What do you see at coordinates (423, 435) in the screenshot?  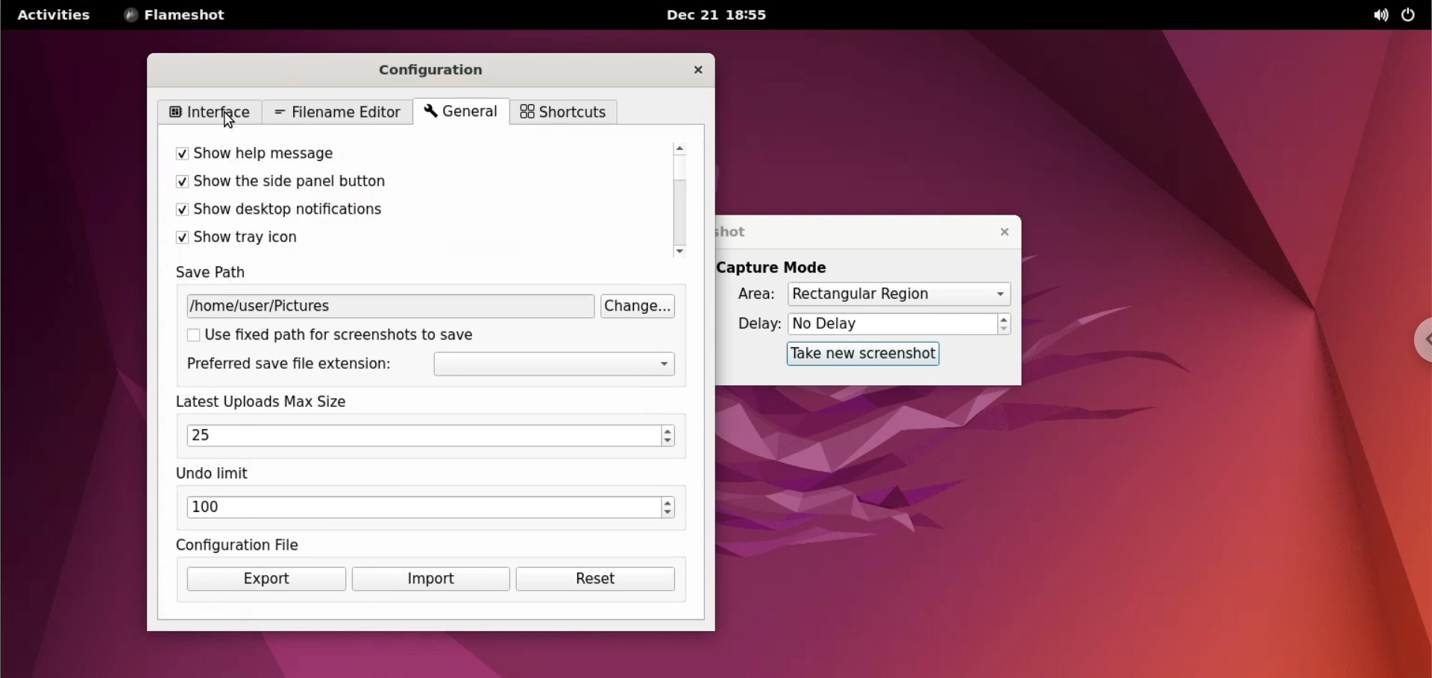 I see `25` at bounding box center [423, 435].